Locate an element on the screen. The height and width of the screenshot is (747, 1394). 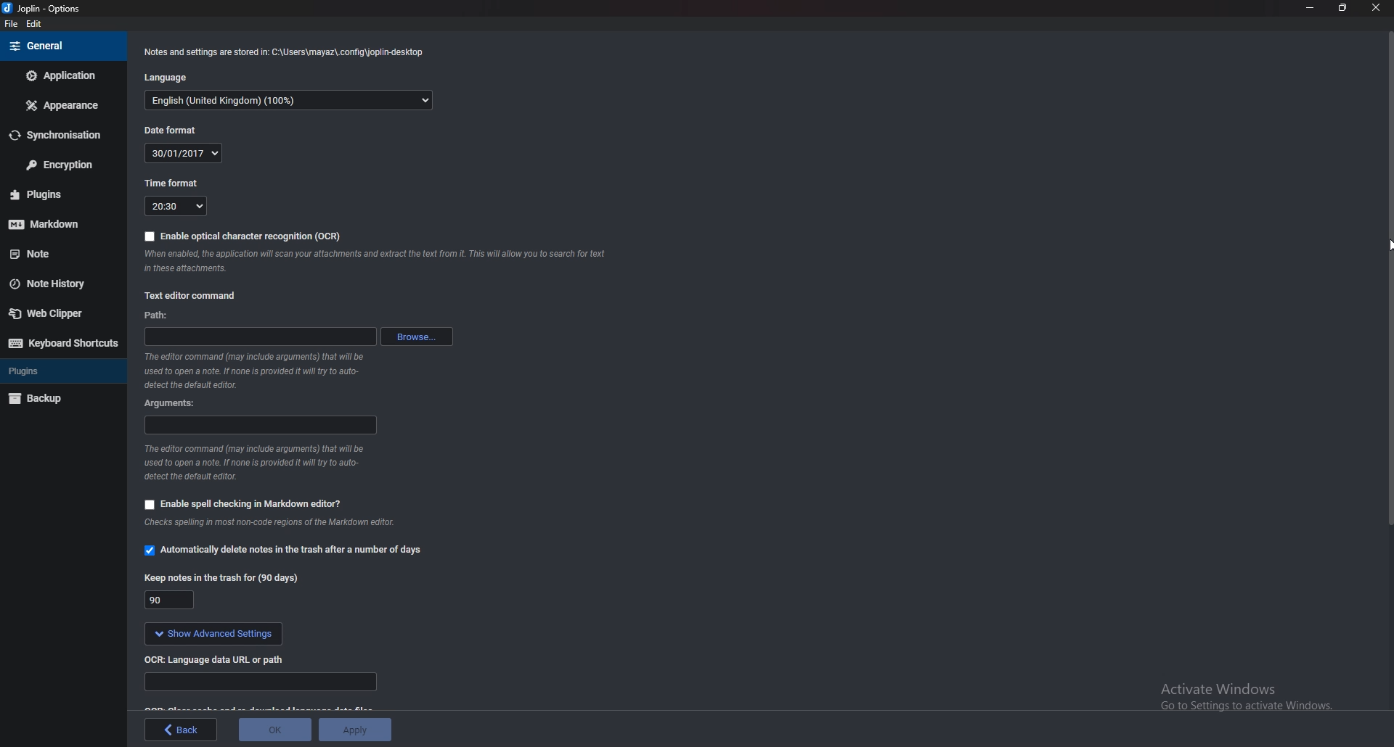
Scroll bar is located at coordinates (1387, 278).